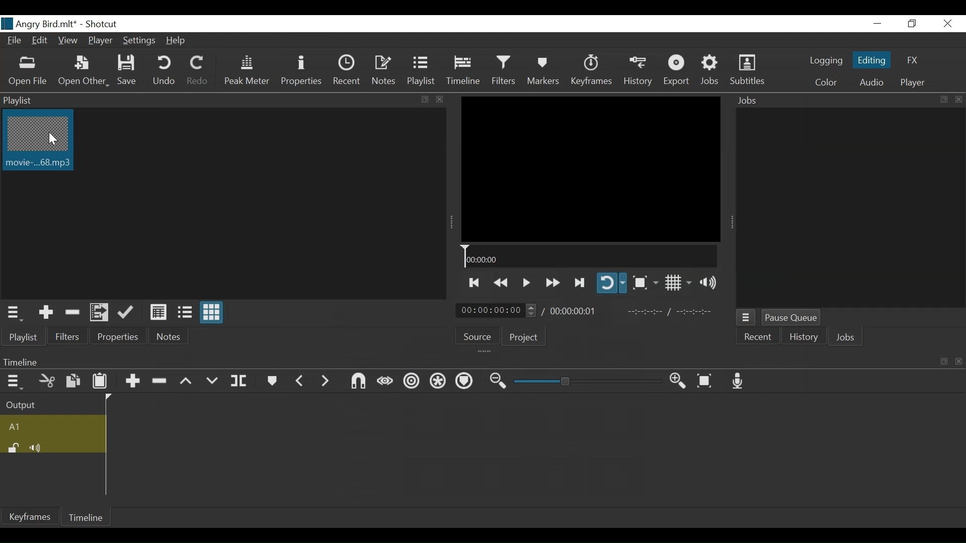  I want to click on File, so click(16, 42).